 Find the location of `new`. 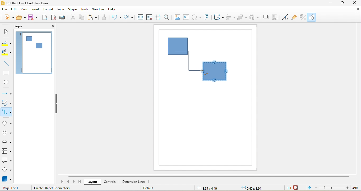

new is located at coordinates (9, 18).